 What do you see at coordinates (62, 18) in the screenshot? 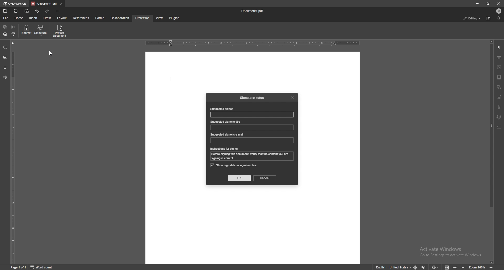
I see `layout` at bounding box center [62, 18].